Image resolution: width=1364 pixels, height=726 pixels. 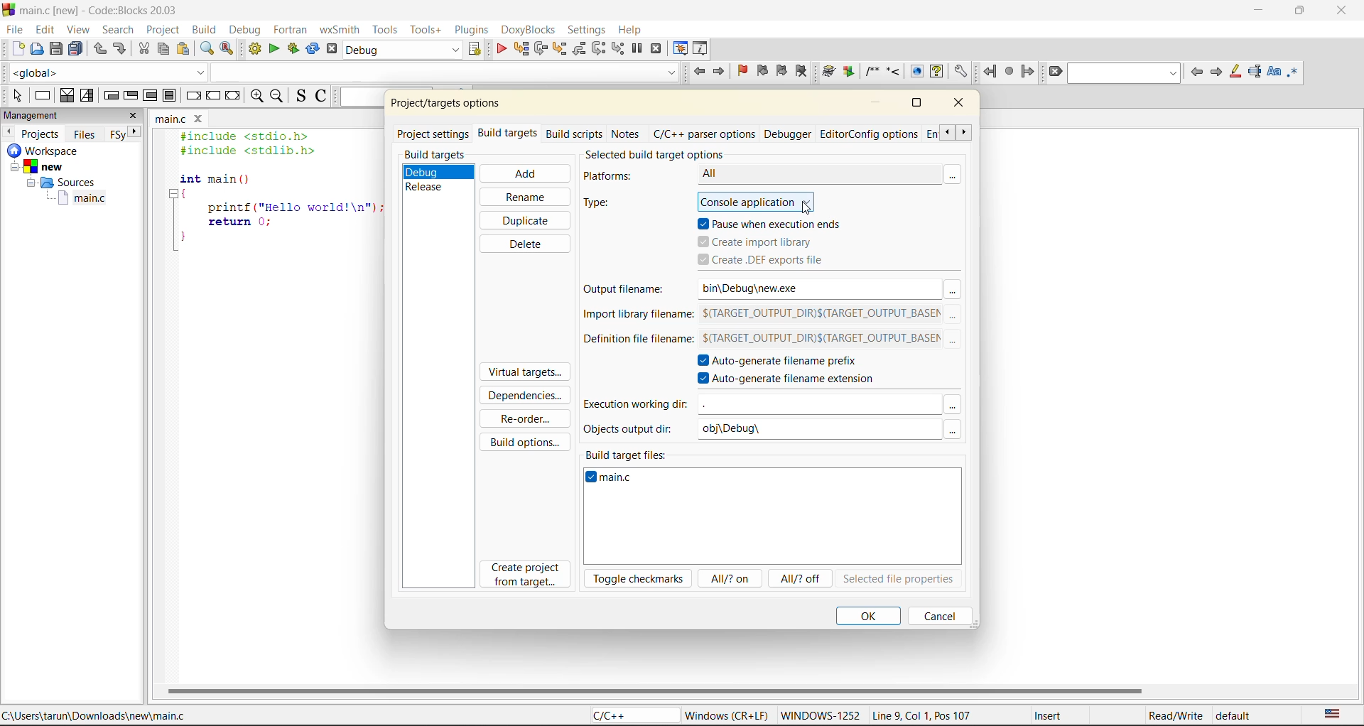 What do you see at coordinates (1343, 9) in the screenshot?
I see `close` at bounding box center [1343, 9].